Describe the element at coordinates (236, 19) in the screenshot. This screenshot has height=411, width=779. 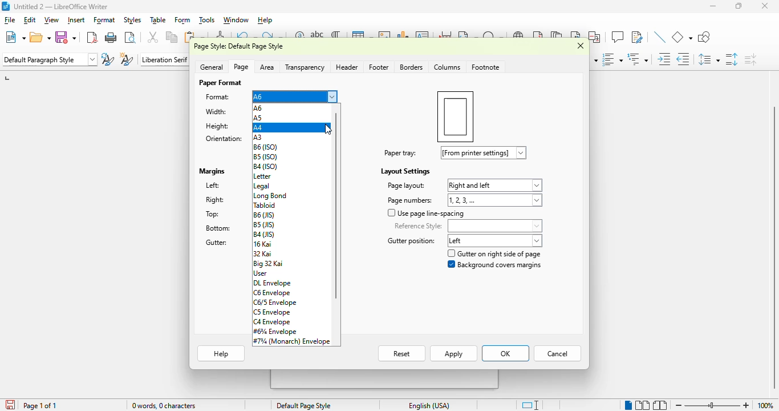
I see `window` at that location.